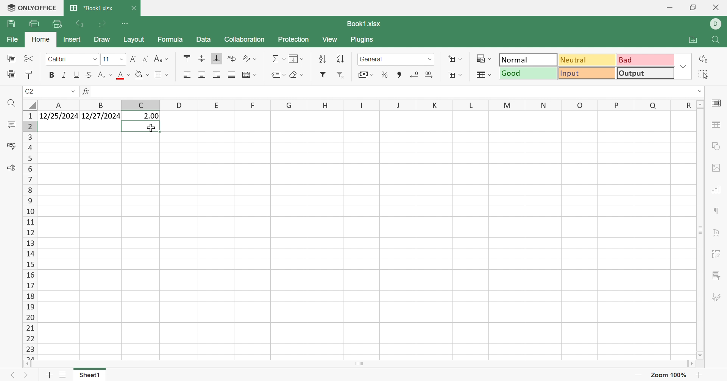 The height and width of the screenshot is (381, 727). I want to click on Descending order, so click(339, 59).